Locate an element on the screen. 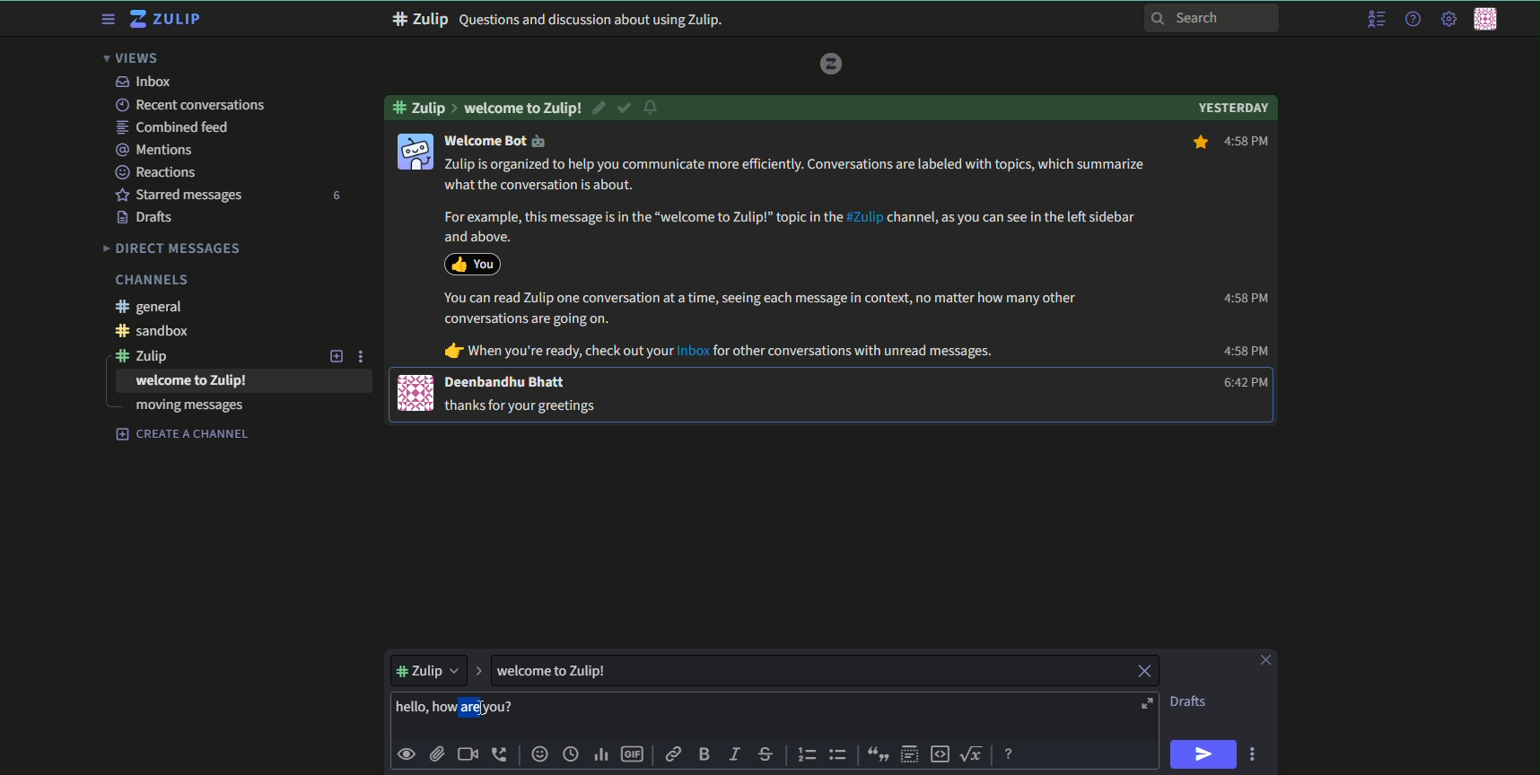 This screenshot has height=775, width=1540. #zulip is located at coordinates (423, 106).